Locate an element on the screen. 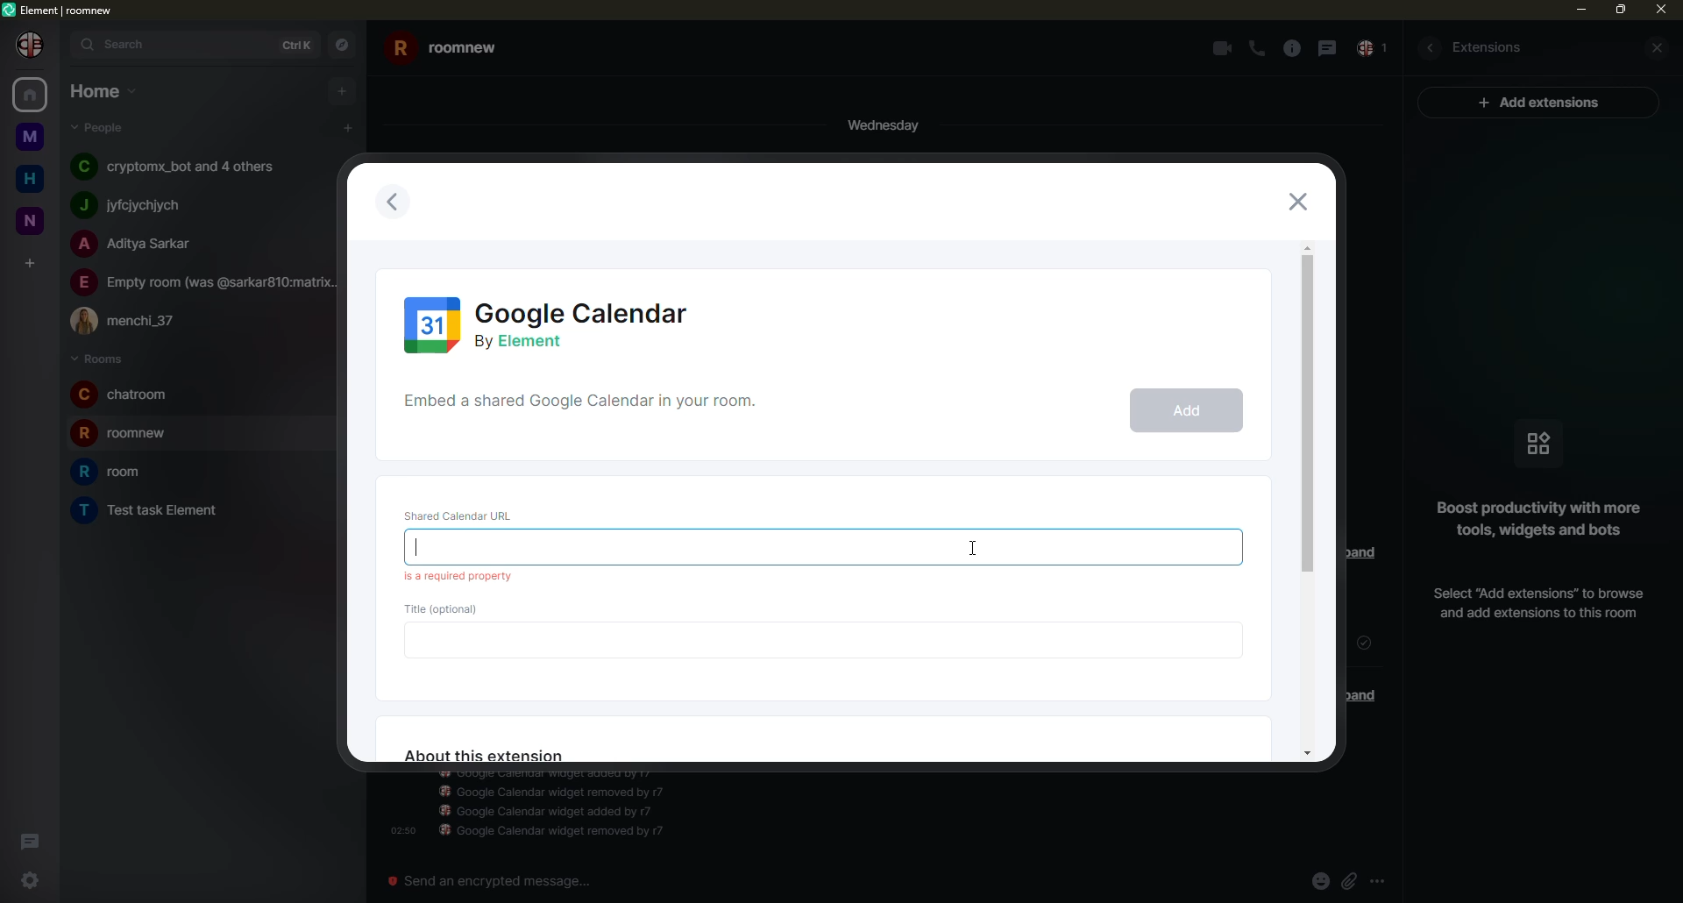 The image size is (1683, 903). room is located at coordinates (110, 473).